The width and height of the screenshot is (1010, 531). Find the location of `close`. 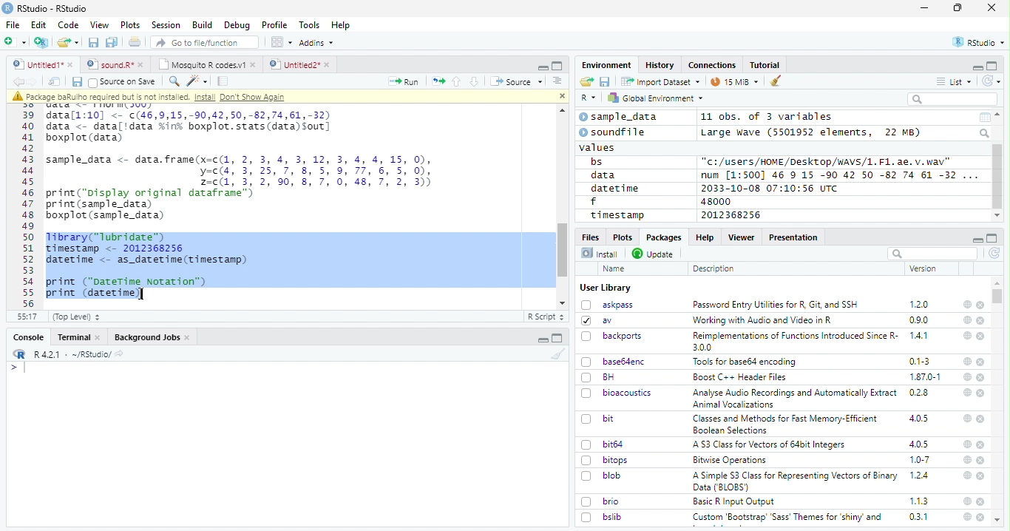

close is located at coordinates (980, 362).